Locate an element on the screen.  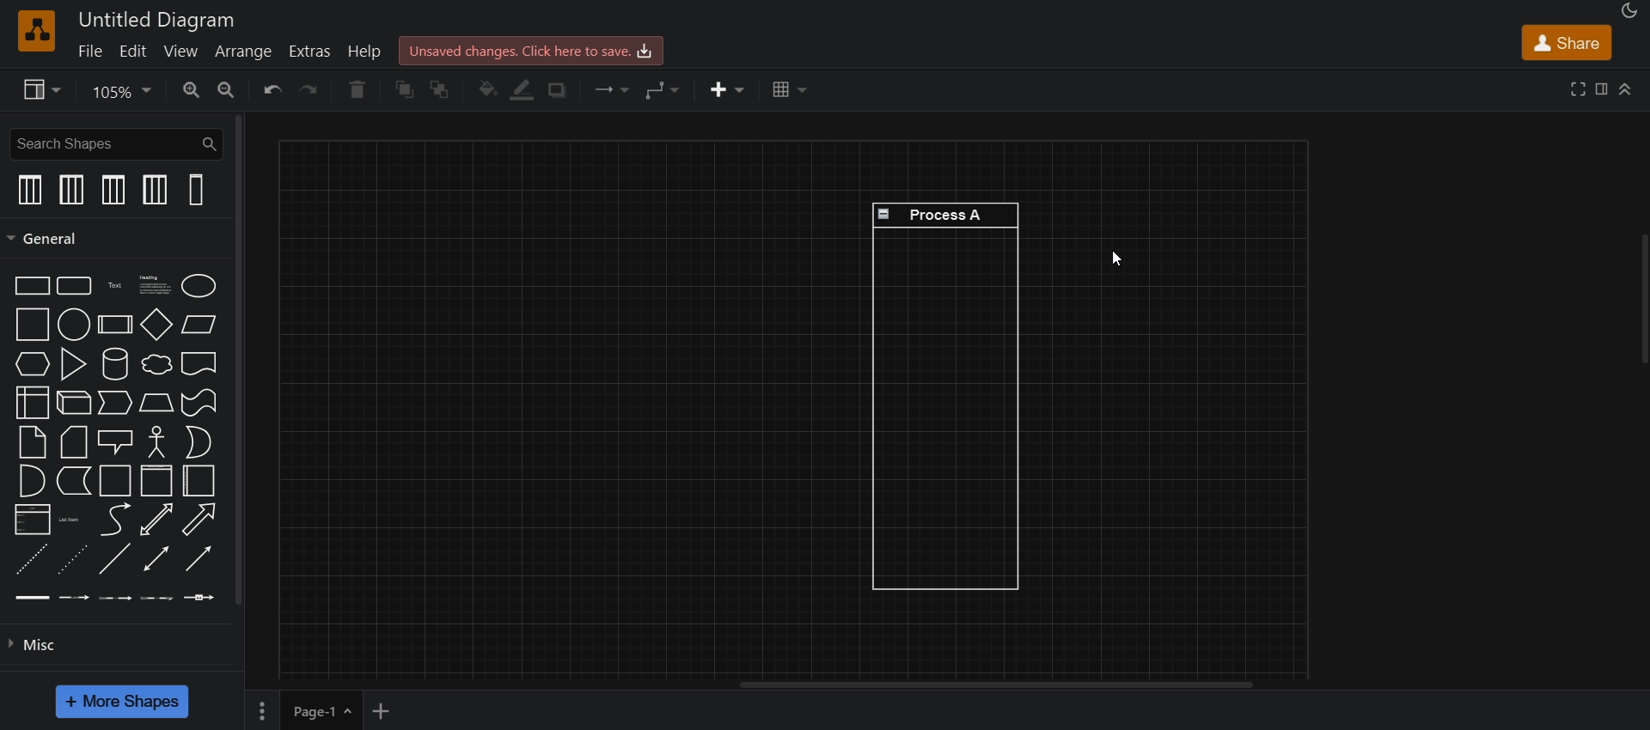
horizontal scroll bar is located at coordinates (995, 686).